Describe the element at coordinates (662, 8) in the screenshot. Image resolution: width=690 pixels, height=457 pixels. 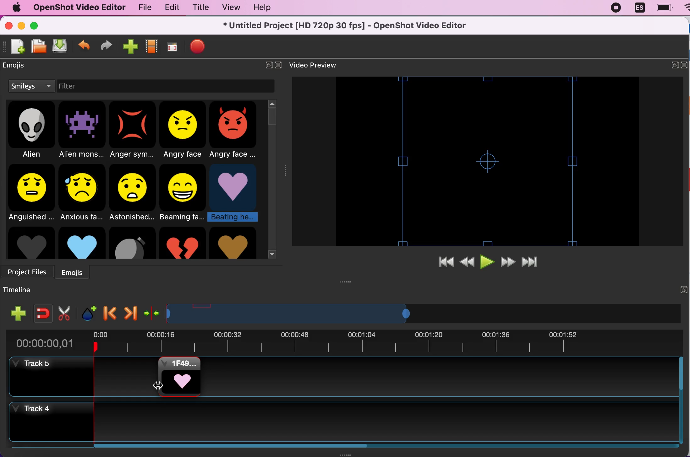
I see `battery` at that location.